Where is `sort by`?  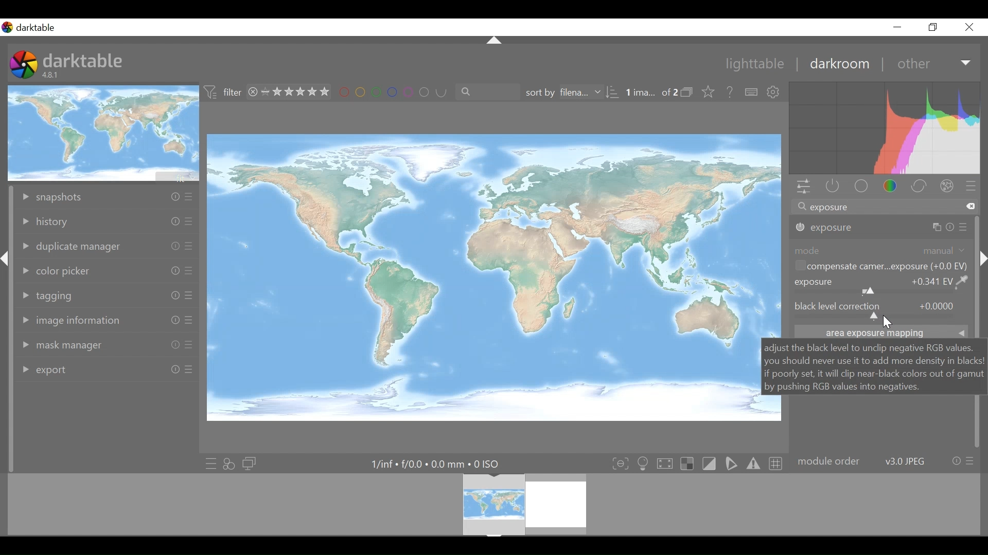
sort by is located at coordinates (572, 92).